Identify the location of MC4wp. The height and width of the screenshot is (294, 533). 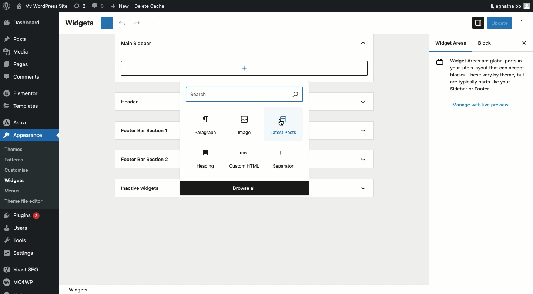
(24, 283).